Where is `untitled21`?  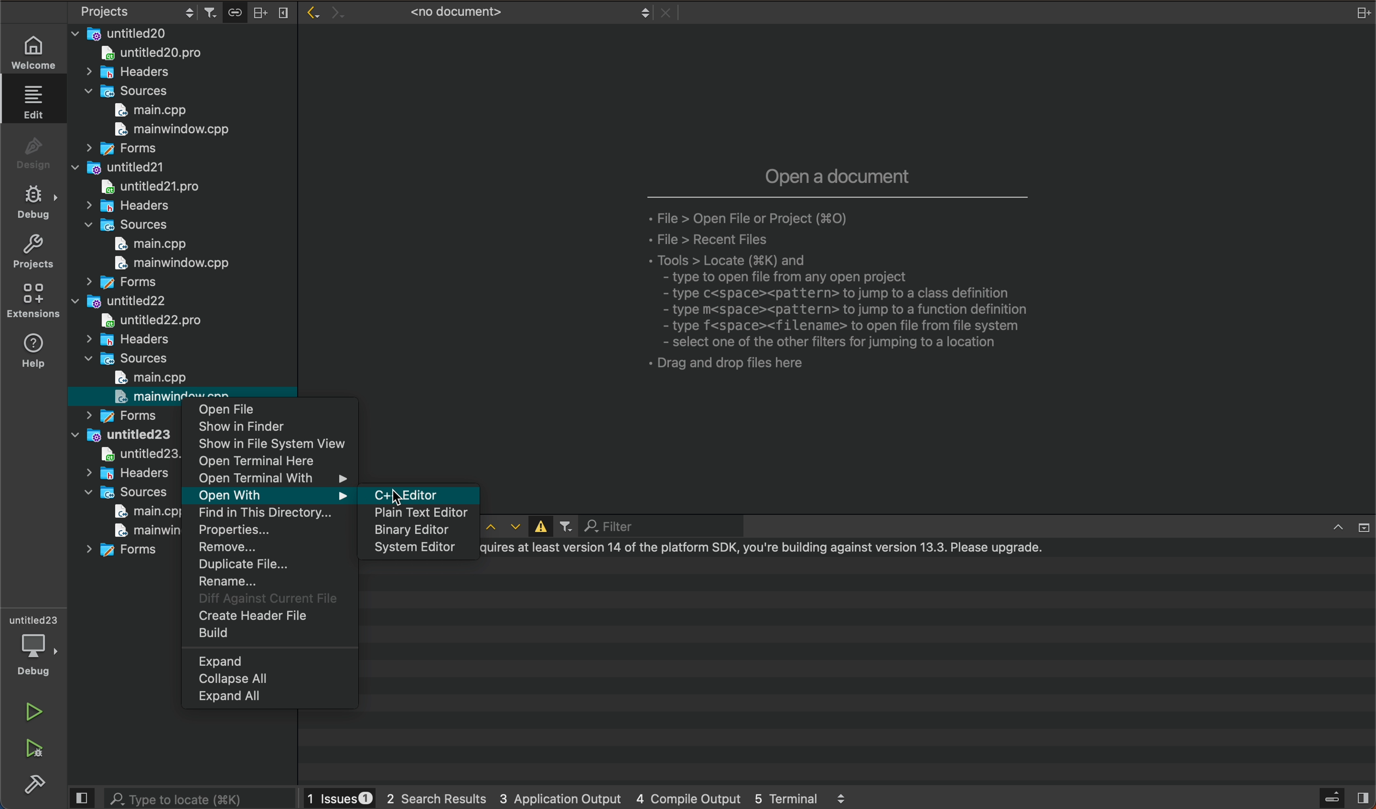
untitled21 is located at coordinates (117, 166).